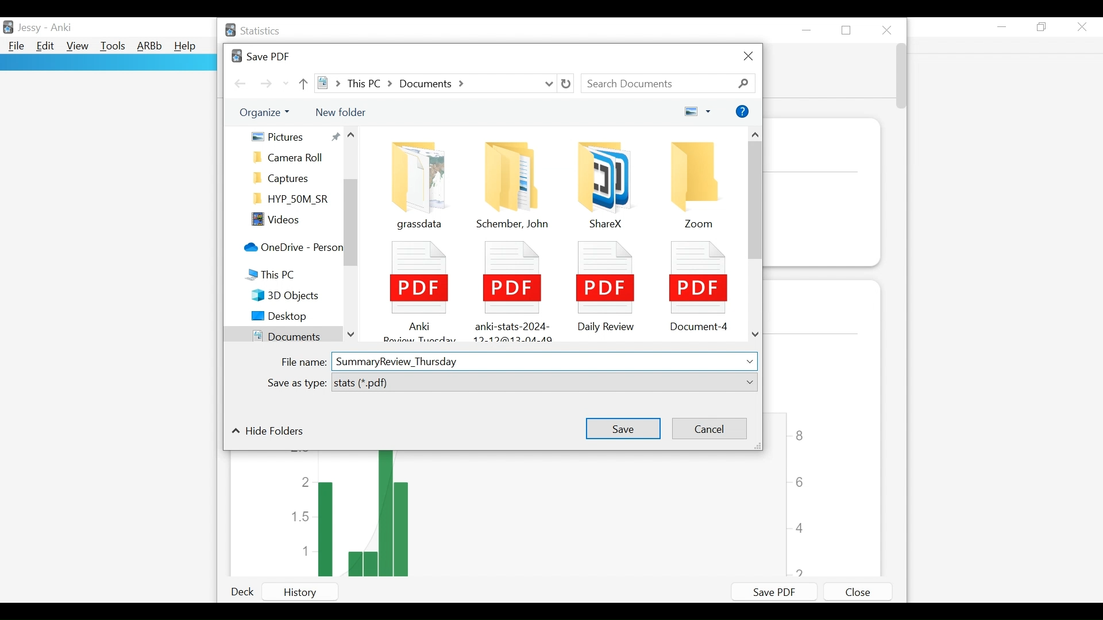 Image resolution: width=1103 pixels, height=620 pixels. Describe the element at coordinates (291, 317) in the screenshot. I see `Desktop` at that location.